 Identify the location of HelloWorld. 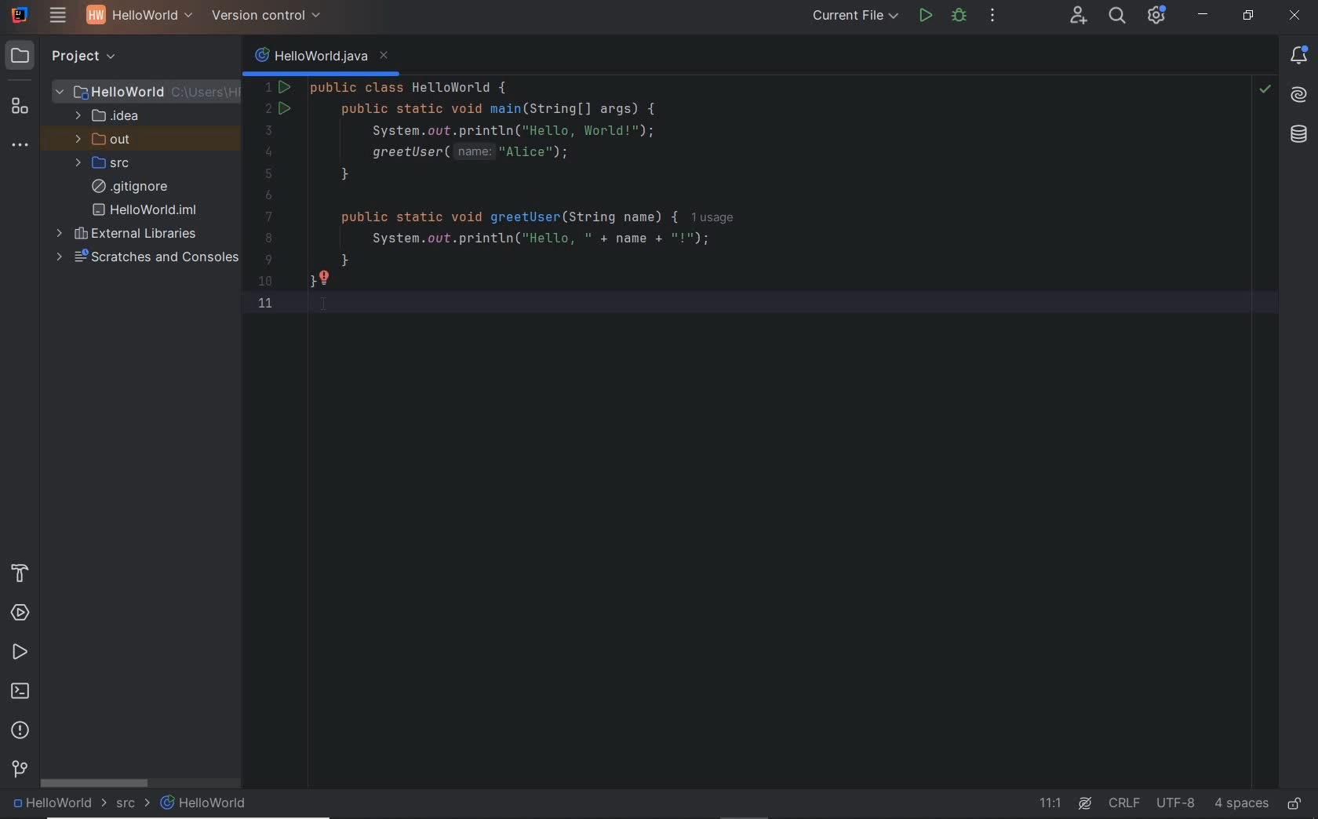
(204, 803).